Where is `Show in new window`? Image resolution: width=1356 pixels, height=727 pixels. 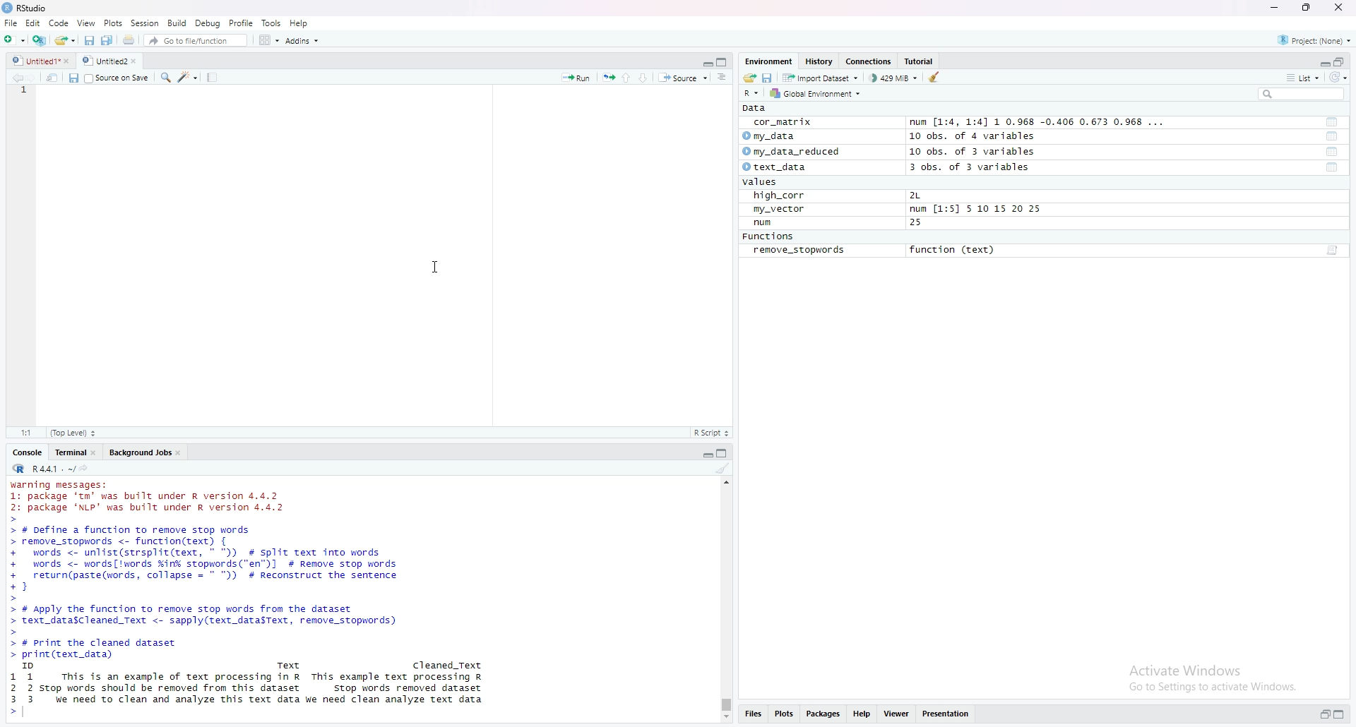 Show in new window is located at coordinates (52, 78).